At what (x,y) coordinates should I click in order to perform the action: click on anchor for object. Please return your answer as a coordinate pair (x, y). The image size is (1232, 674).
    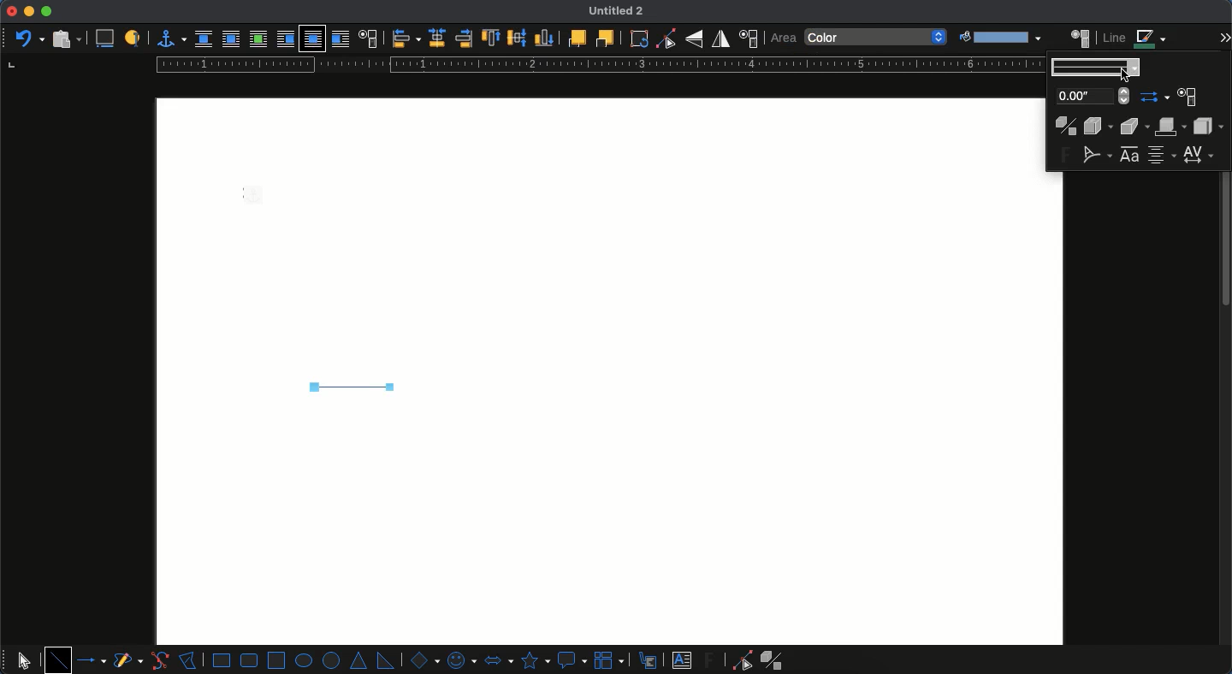
    Looking at the image, I should click on (167, 38).